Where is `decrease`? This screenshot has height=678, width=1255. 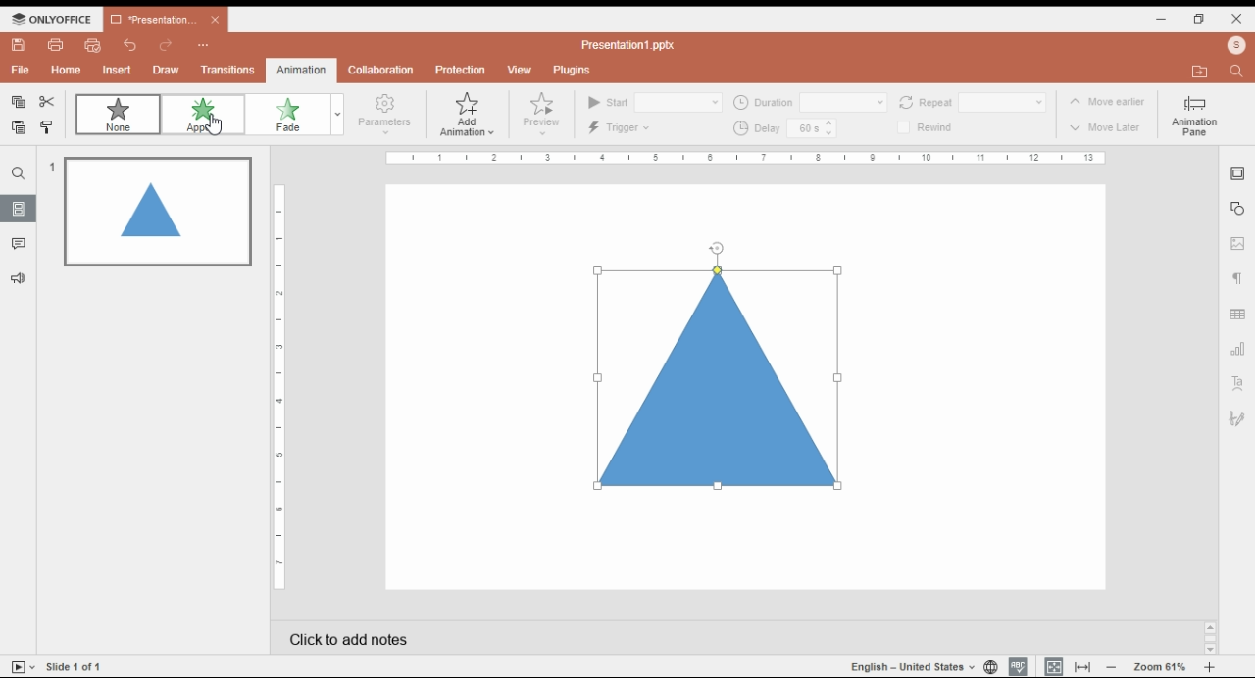
decrease is located at coordinates (830, 134).